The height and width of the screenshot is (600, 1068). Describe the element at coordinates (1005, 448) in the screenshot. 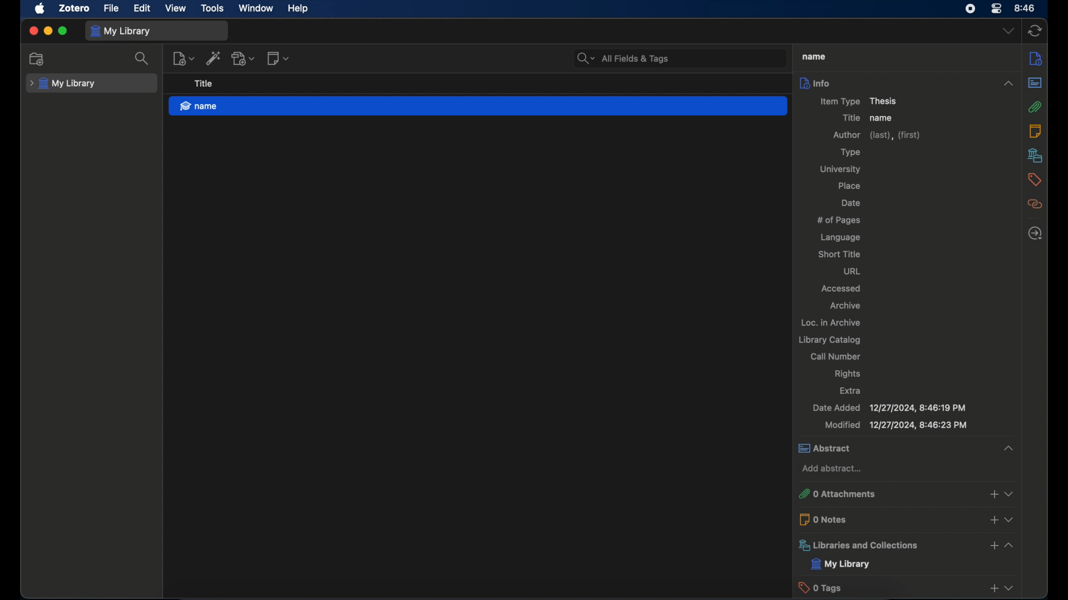

I see `collapse` at that location.